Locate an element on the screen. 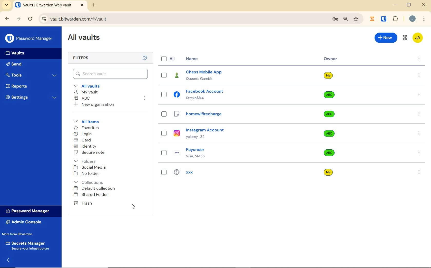 This screenshot has width=431, height=268. cursor is located at coordinates (133, 206).